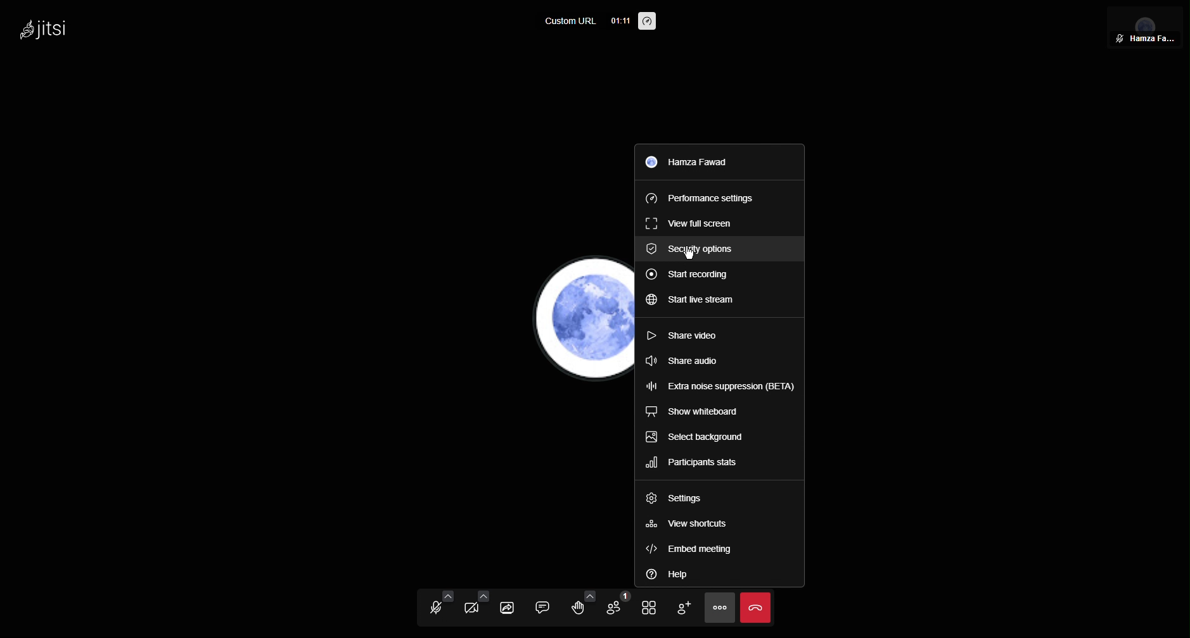 Image resolution: width=1190 pixels, height=638 pixels. Describe the element at coordinates (694, 463) in the screenshot. I see `Participants stats` at that location.